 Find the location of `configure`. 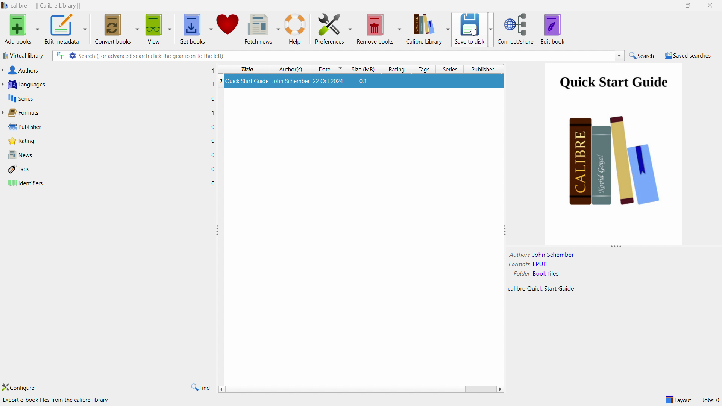

configure is located at coordinates (21, 386).